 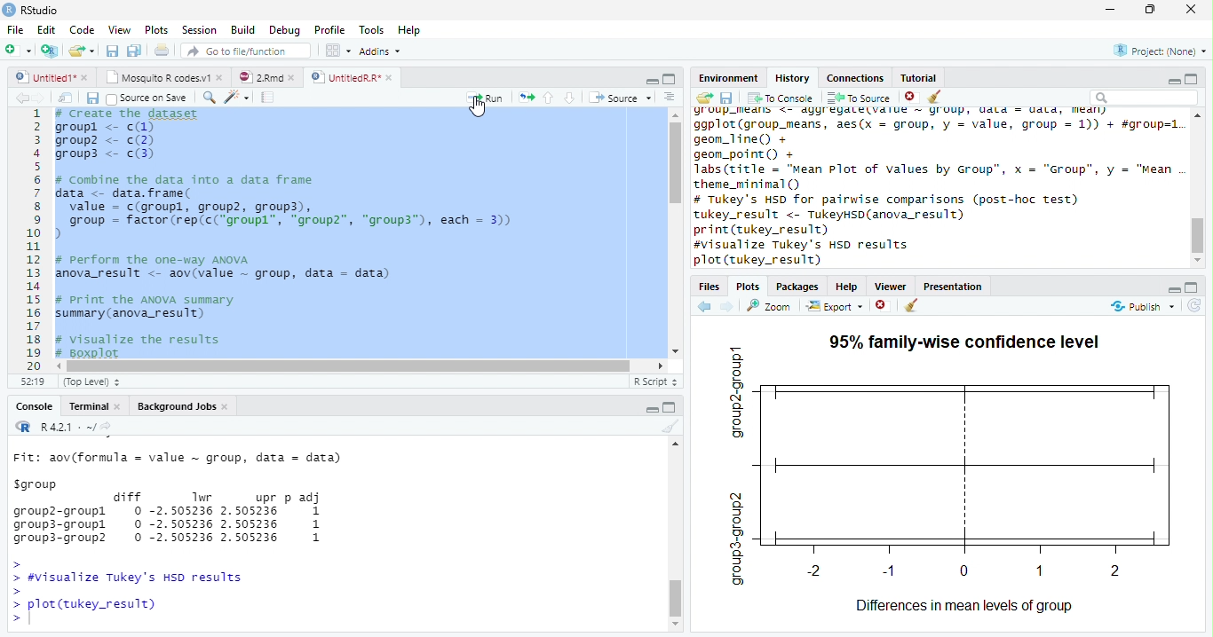 I want to click on Pages, so click(x=267, y=98).